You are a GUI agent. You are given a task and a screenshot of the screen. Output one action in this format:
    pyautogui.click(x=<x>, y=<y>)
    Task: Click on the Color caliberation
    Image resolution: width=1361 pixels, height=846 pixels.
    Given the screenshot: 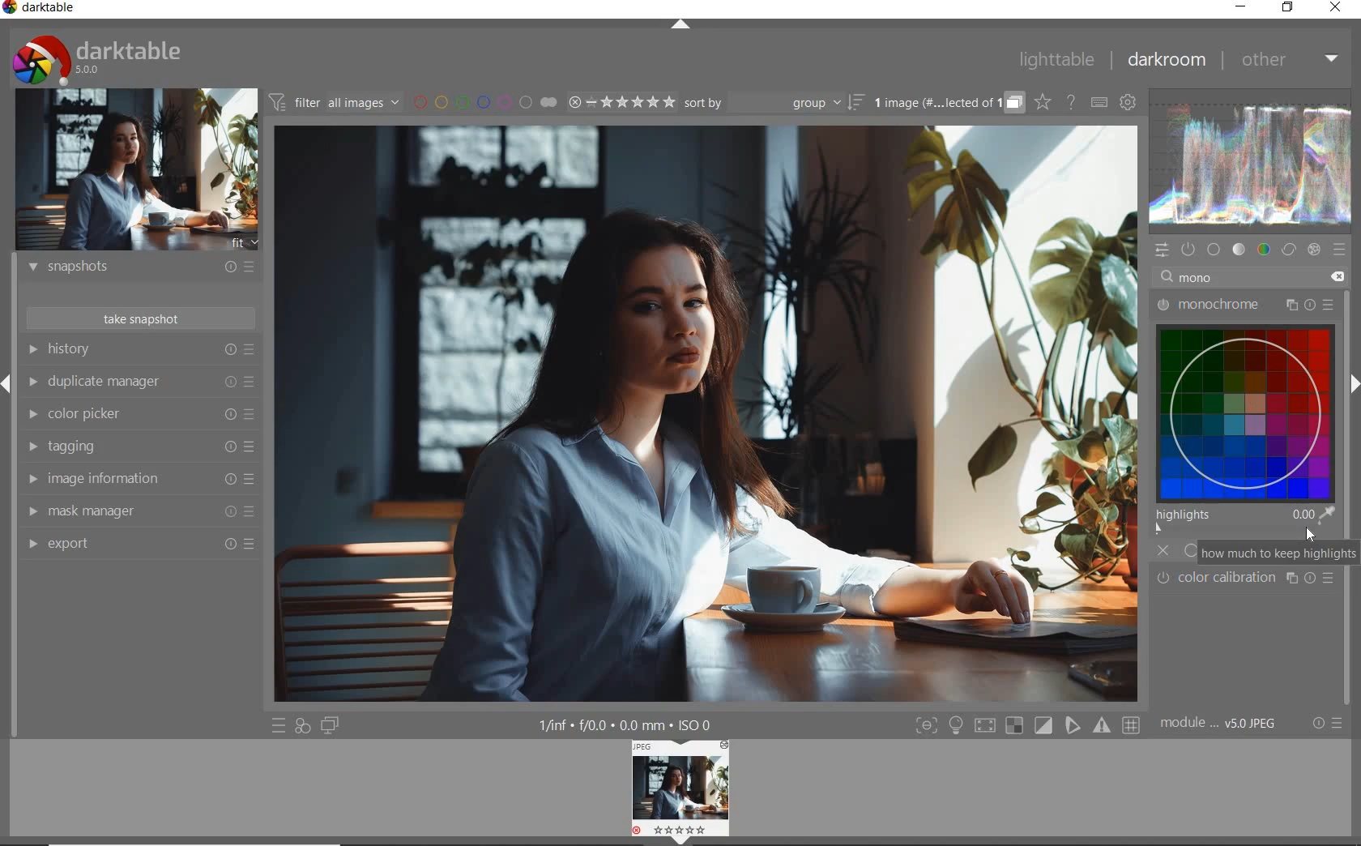 What is the action you would take?
    pyautogui.click(x=1248, y=579)
    